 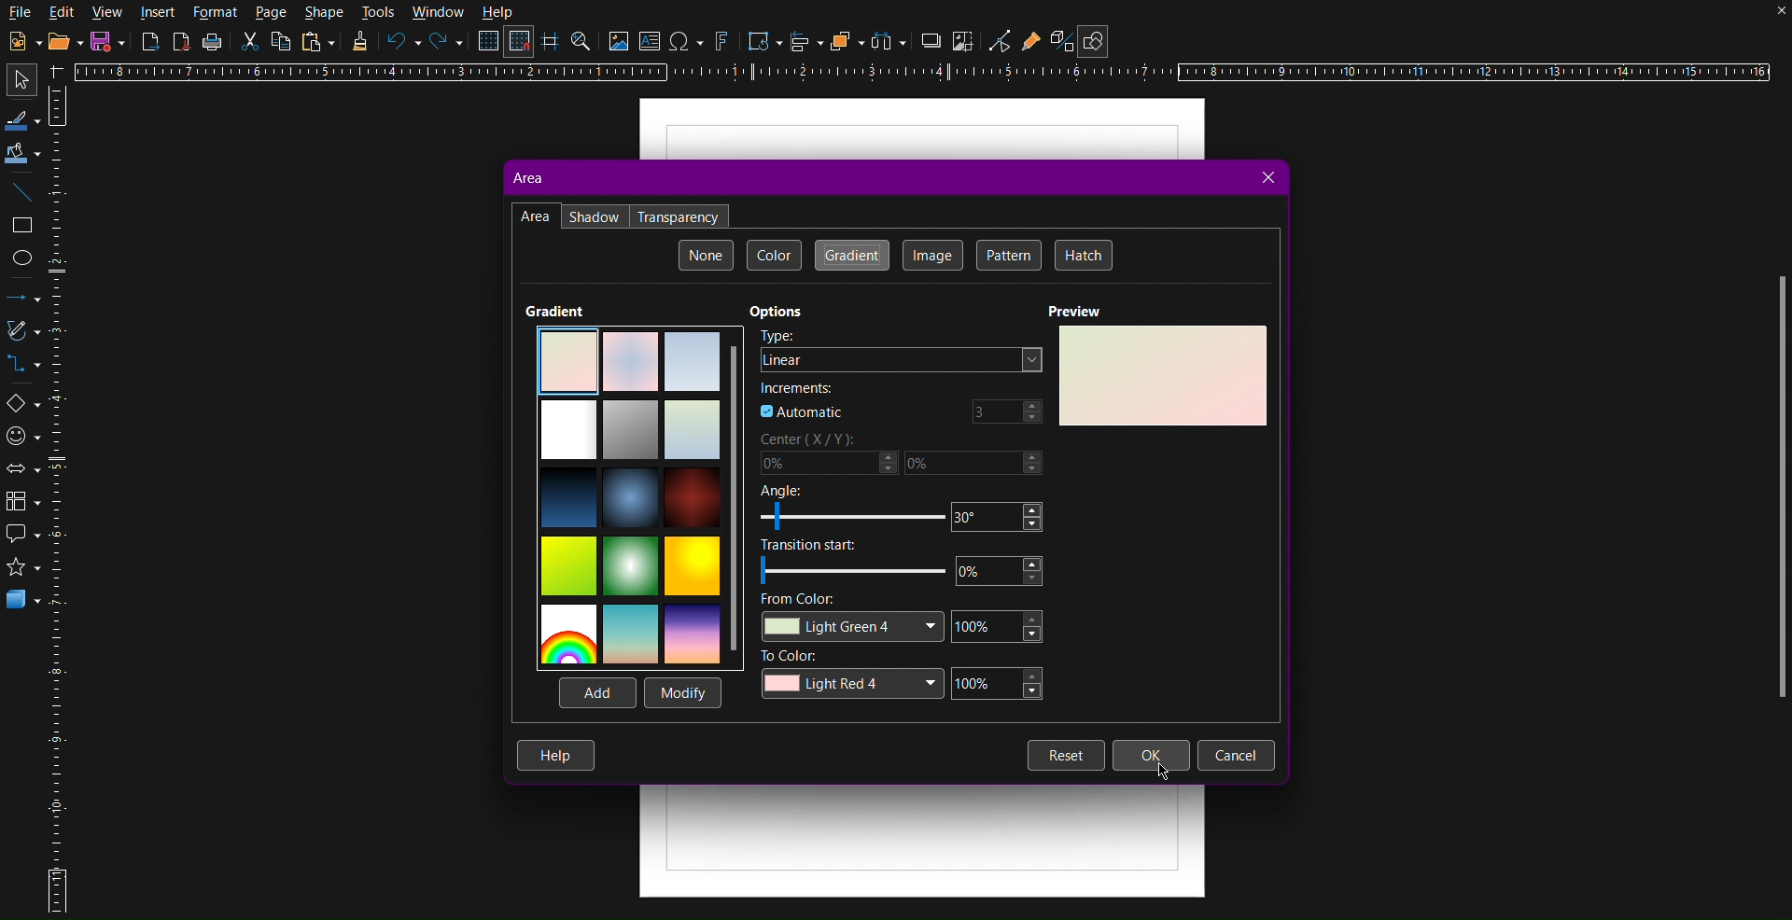 What do you see at coordinates (379, 13) in the screenshot?
I see `Tools` at bounding box center [379, 13].